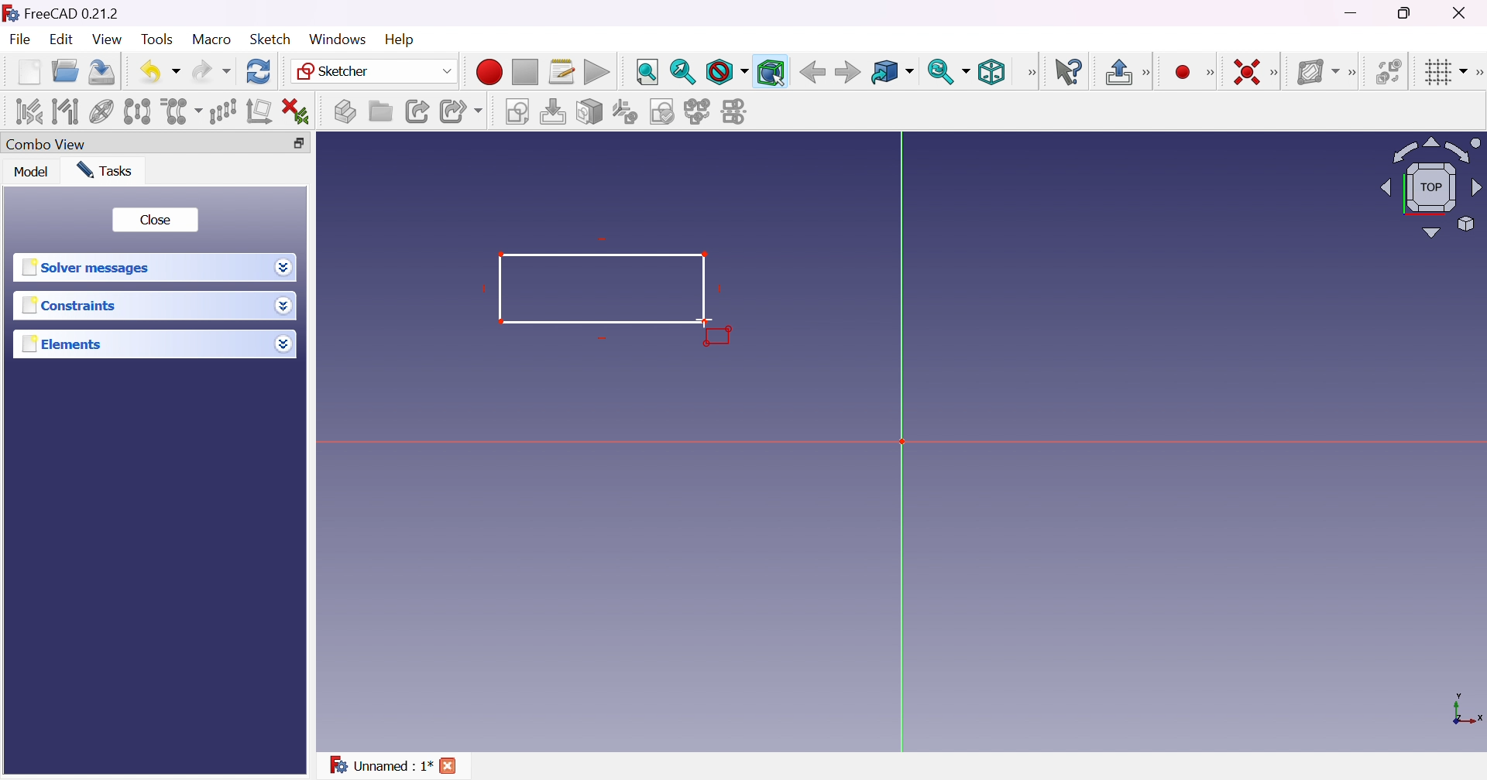 This screenshot has height=780, width=1487. I want to click on Solver message, so click(90, 269).